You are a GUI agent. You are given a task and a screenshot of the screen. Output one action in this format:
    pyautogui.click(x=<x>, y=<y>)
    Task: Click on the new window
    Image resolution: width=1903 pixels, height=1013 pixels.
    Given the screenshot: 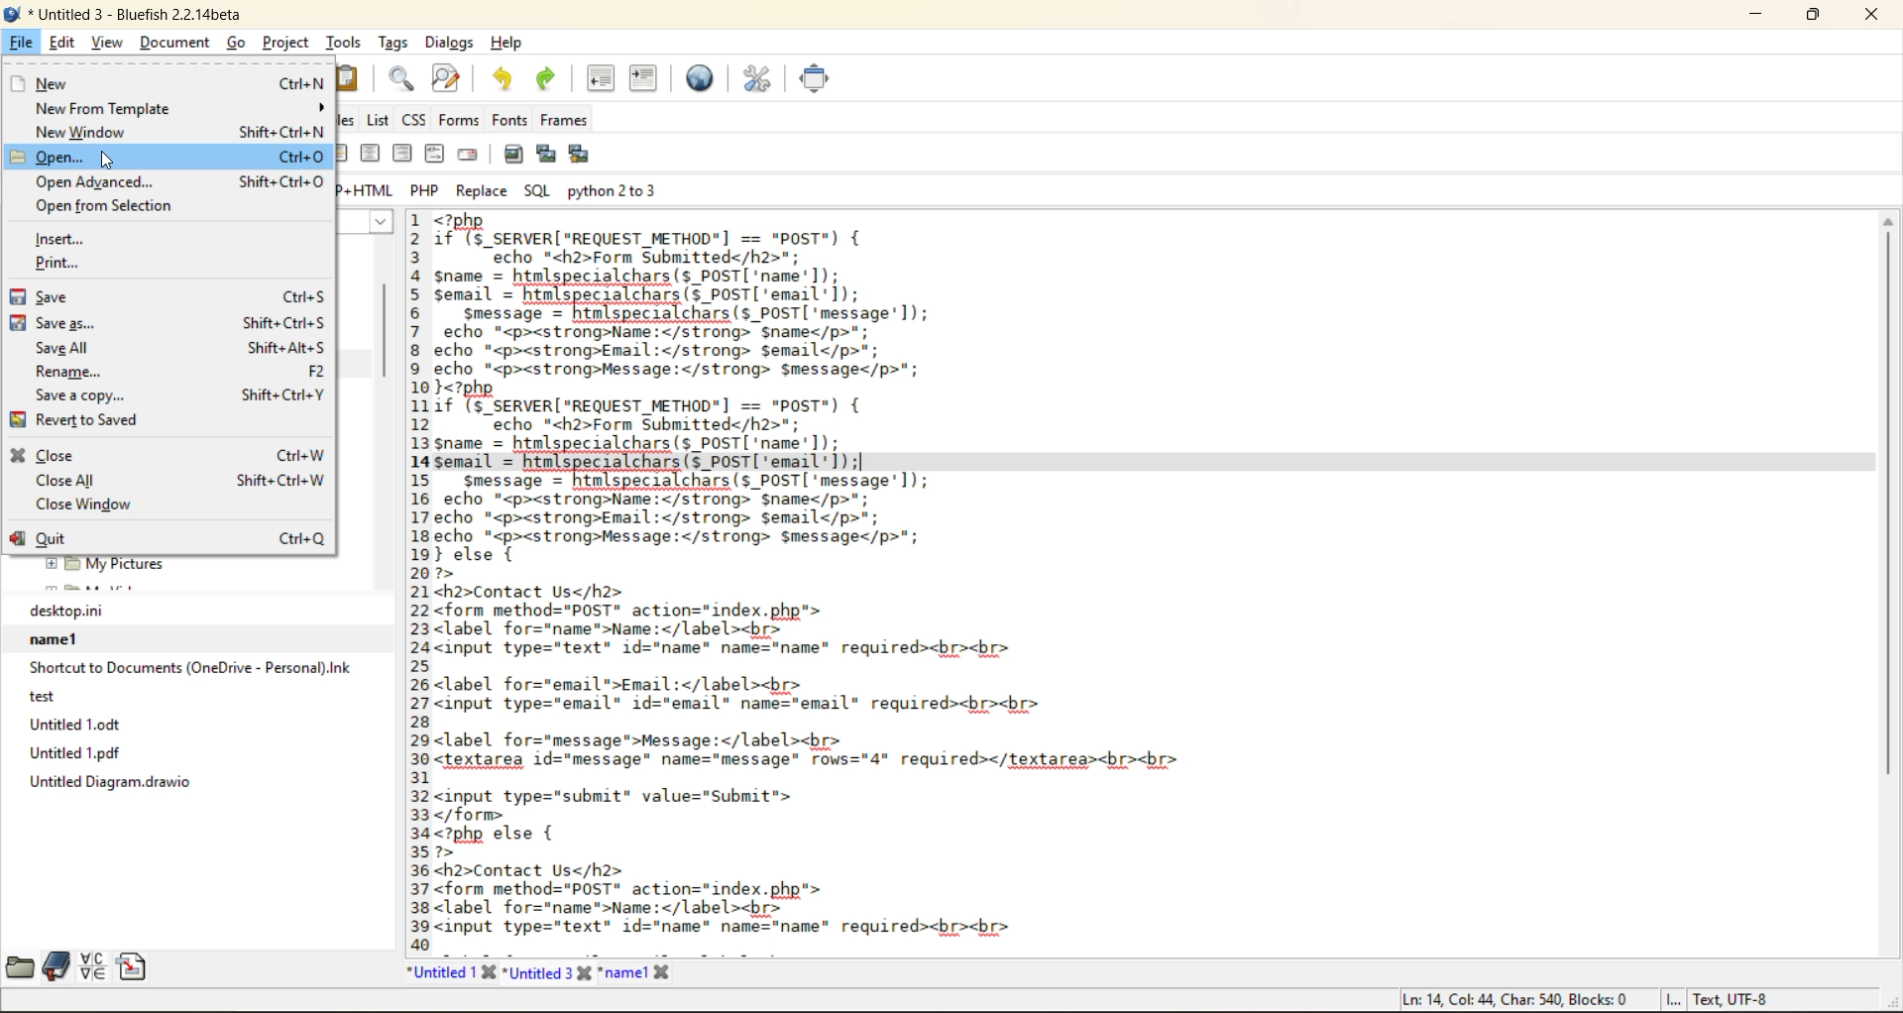 What is the action you would take?
    pyautogui.click(x=178, y=131)
    